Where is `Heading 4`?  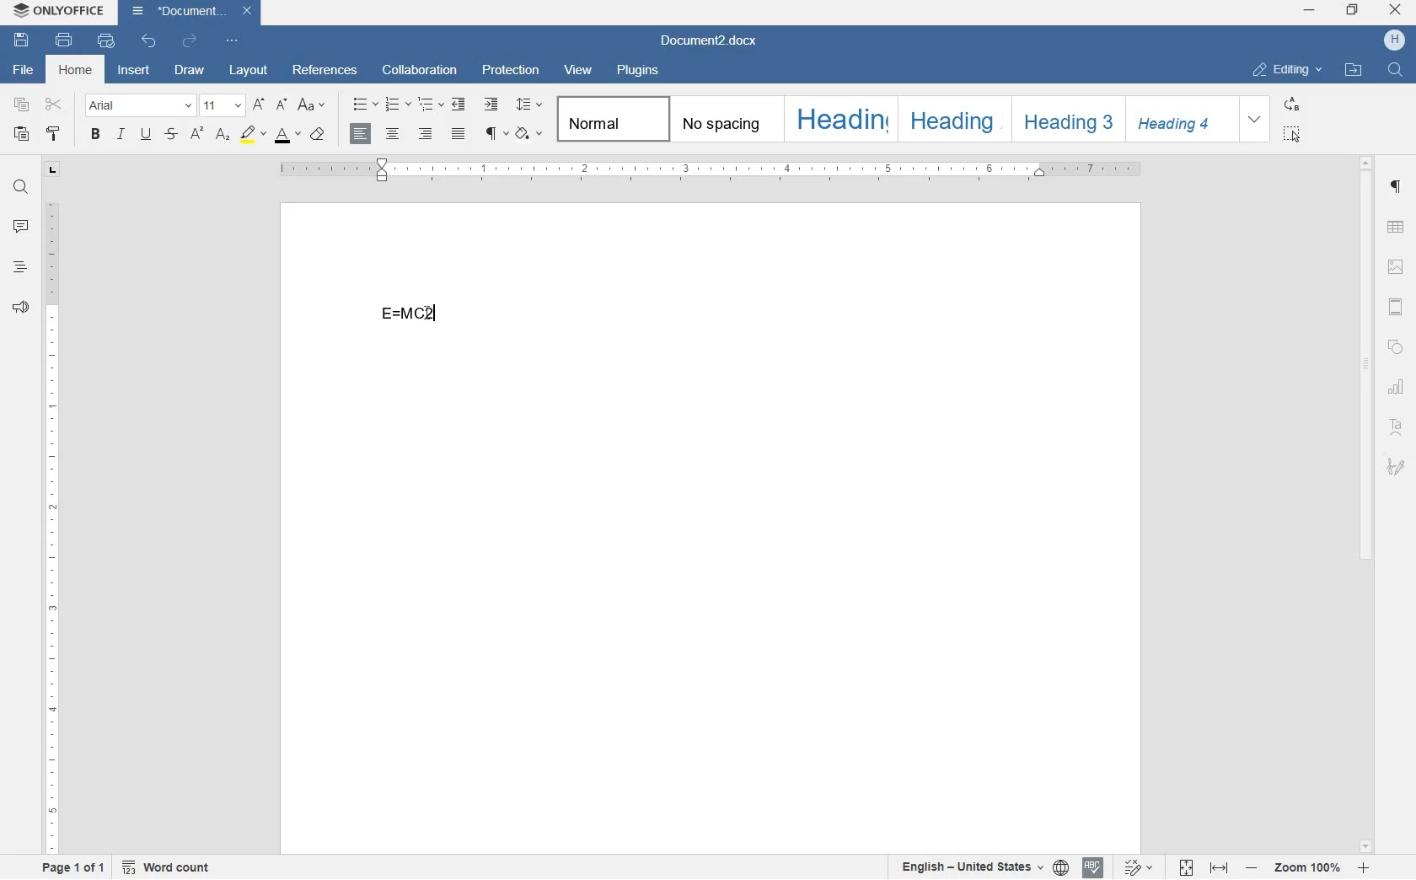
Heading 4 is located at coordinates (1174, 120).